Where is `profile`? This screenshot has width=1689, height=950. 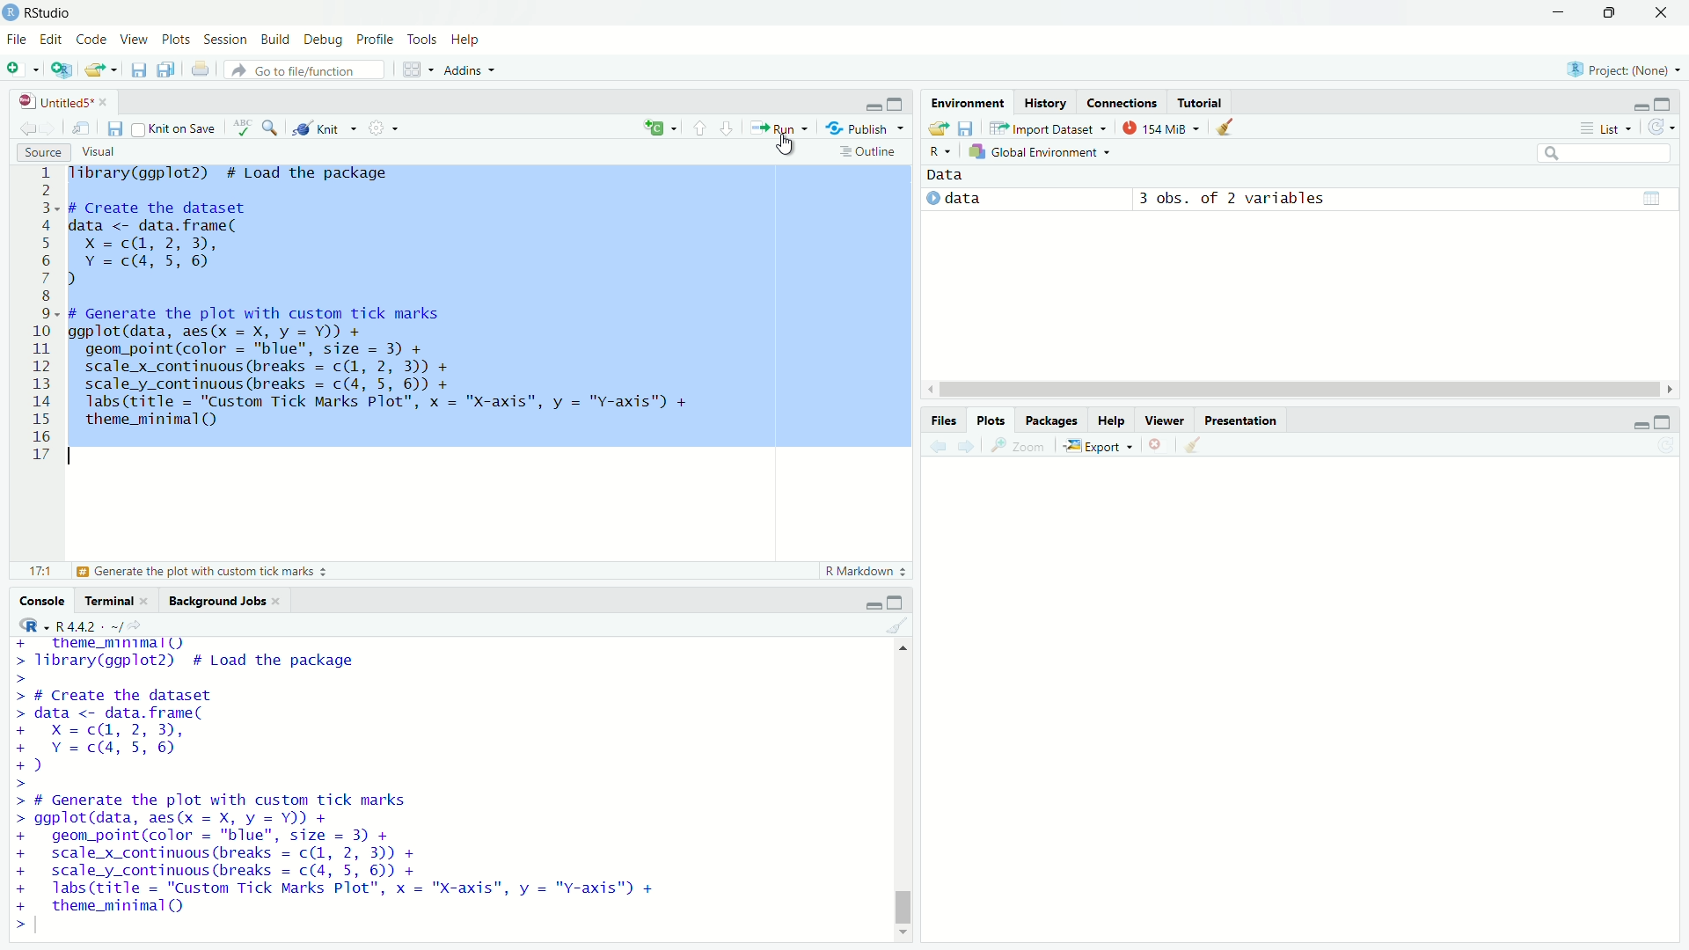
profile is located at coordinates (375, 40).